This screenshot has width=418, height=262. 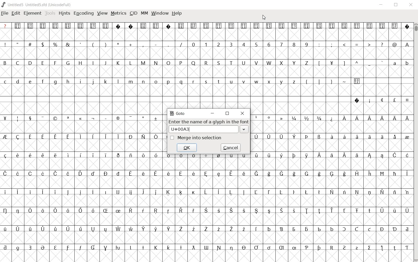 What do you see at coordinates (43, 82) in the screenshot?
I see `f` at bounding box center [43, 82].